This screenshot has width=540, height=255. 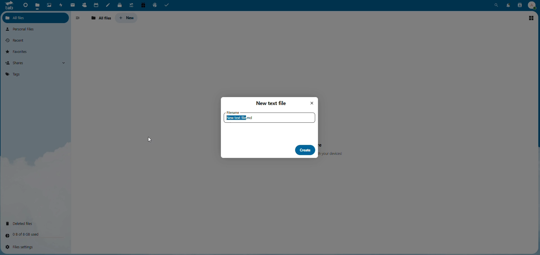 What do you see at coordinates (22, 223) in the screenshot?
I see `Deleted Files` at bounding box center [22, 223].